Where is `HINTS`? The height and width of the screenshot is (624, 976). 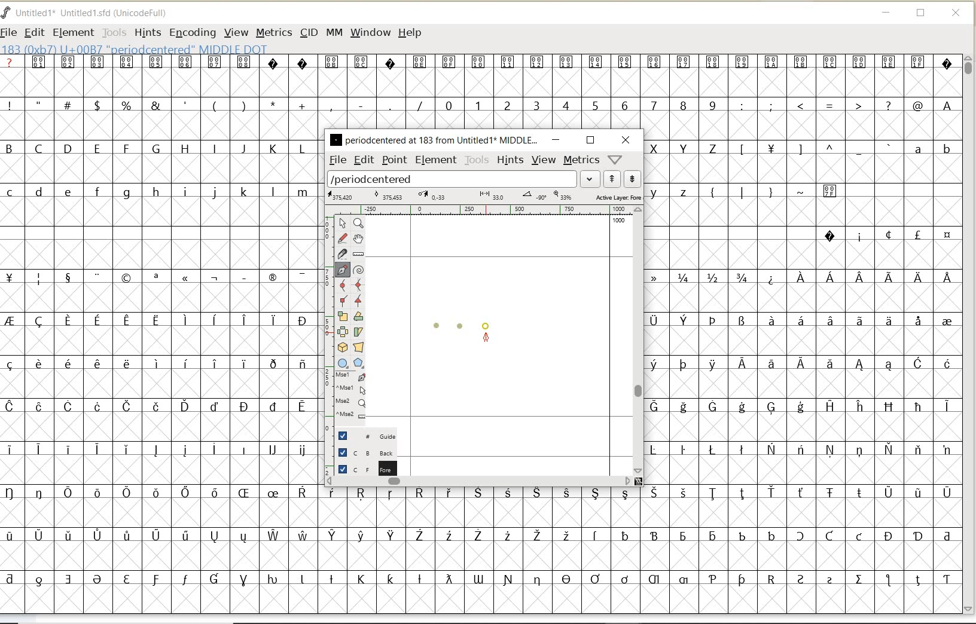
HINTS is located at coordinates (147, 32).